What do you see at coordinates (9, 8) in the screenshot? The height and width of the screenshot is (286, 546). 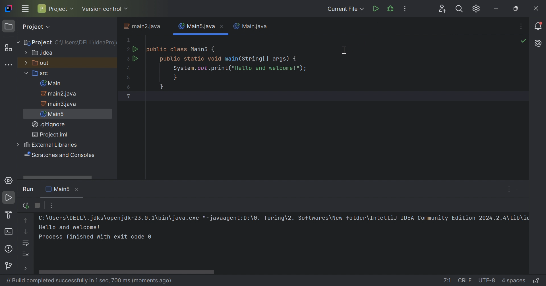 I see `IntelliJ IDEA icon` at bounding box center [9, 8].